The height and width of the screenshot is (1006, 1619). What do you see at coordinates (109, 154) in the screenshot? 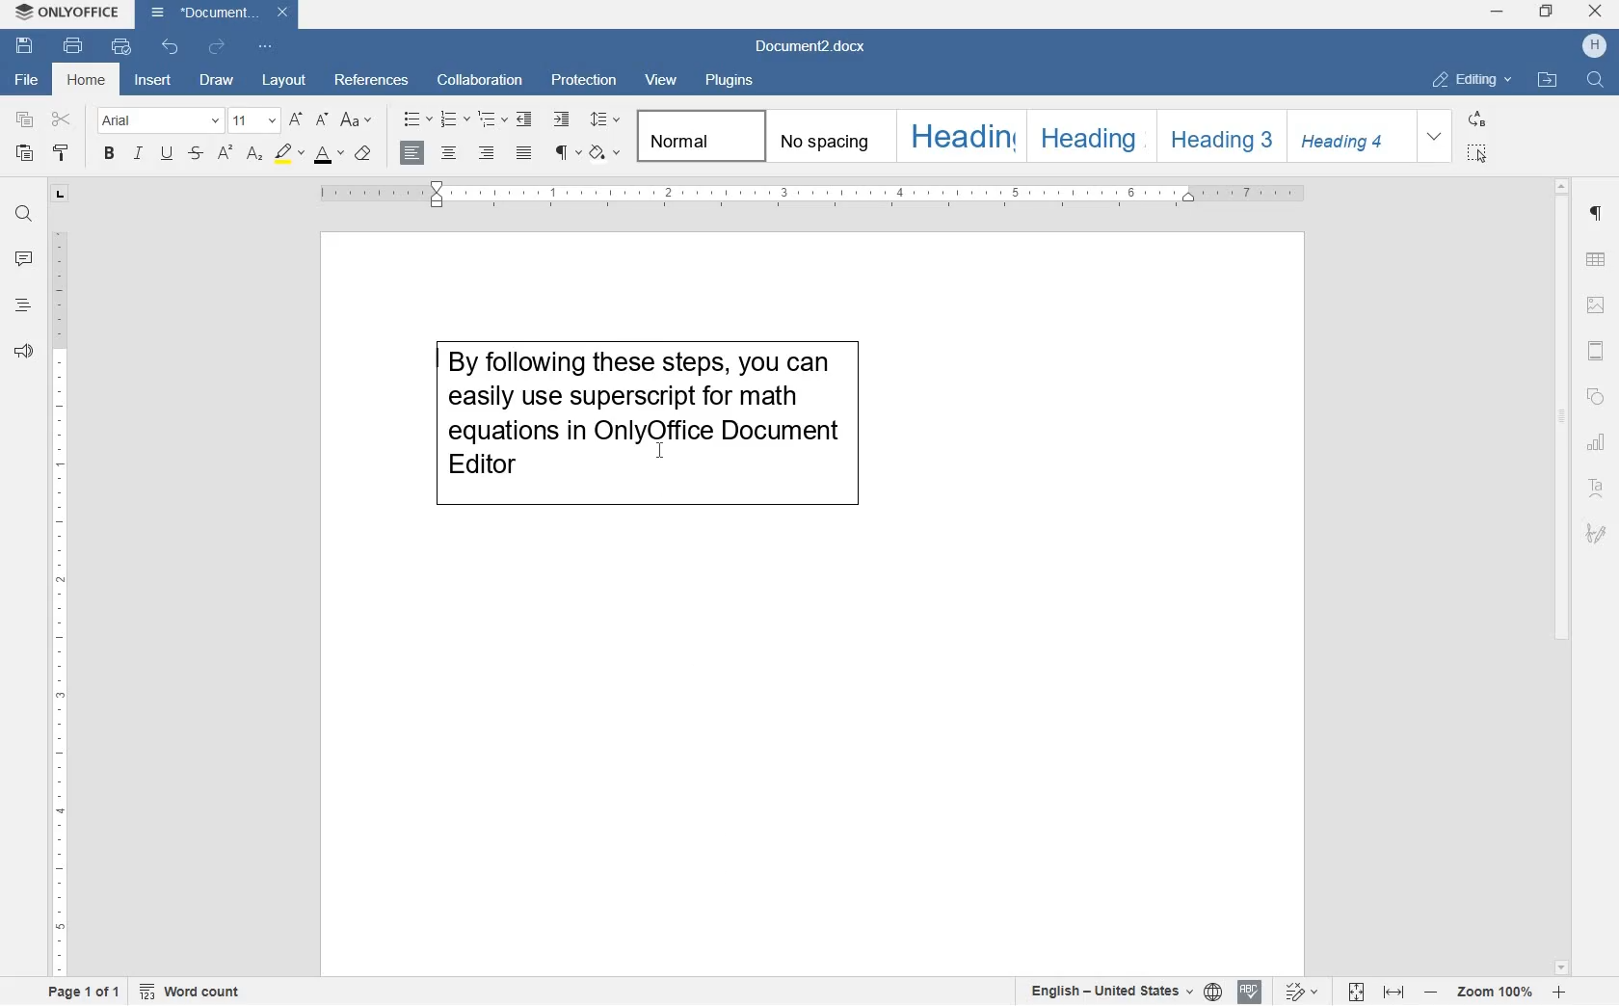
I see `bold` at bounding box center [109, 154].